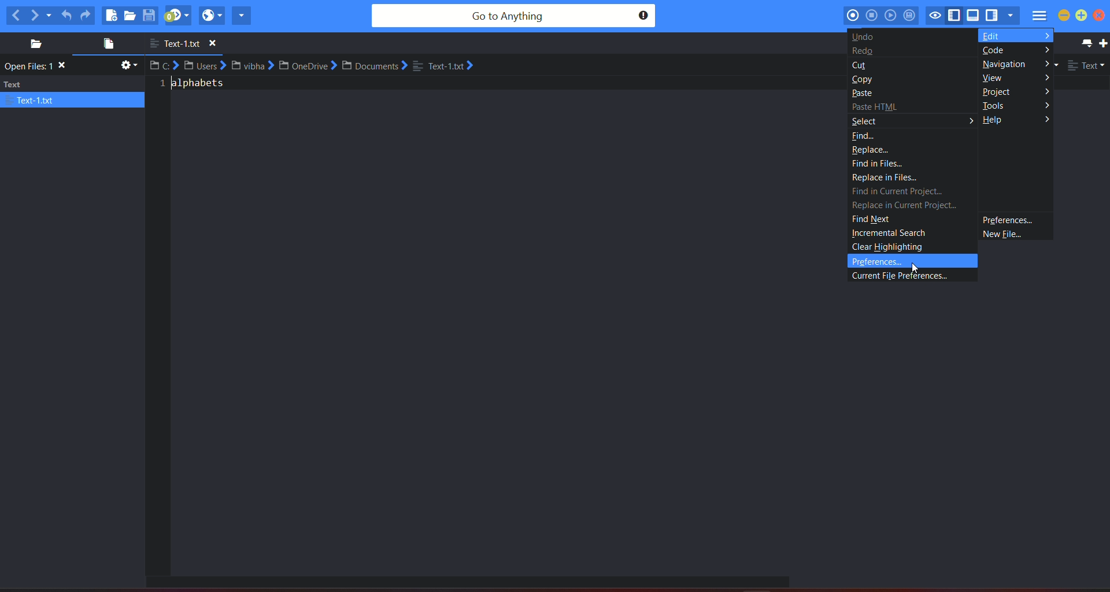  Describe the element at coordinates (1045, 80) in the screenshot. I see `arrows` at that location.